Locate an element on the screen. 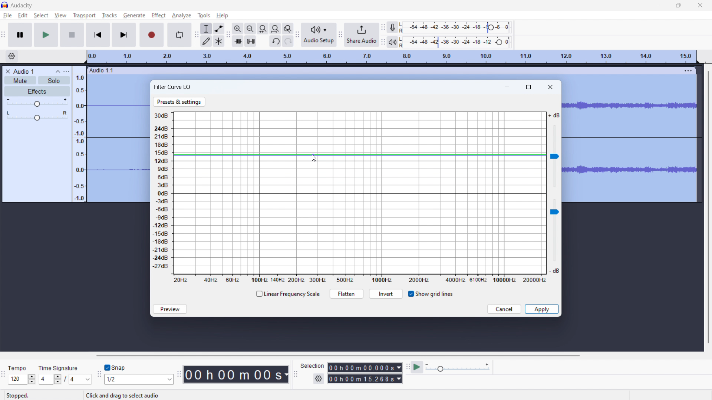  timeline settings is located at coordinates (12, 56).